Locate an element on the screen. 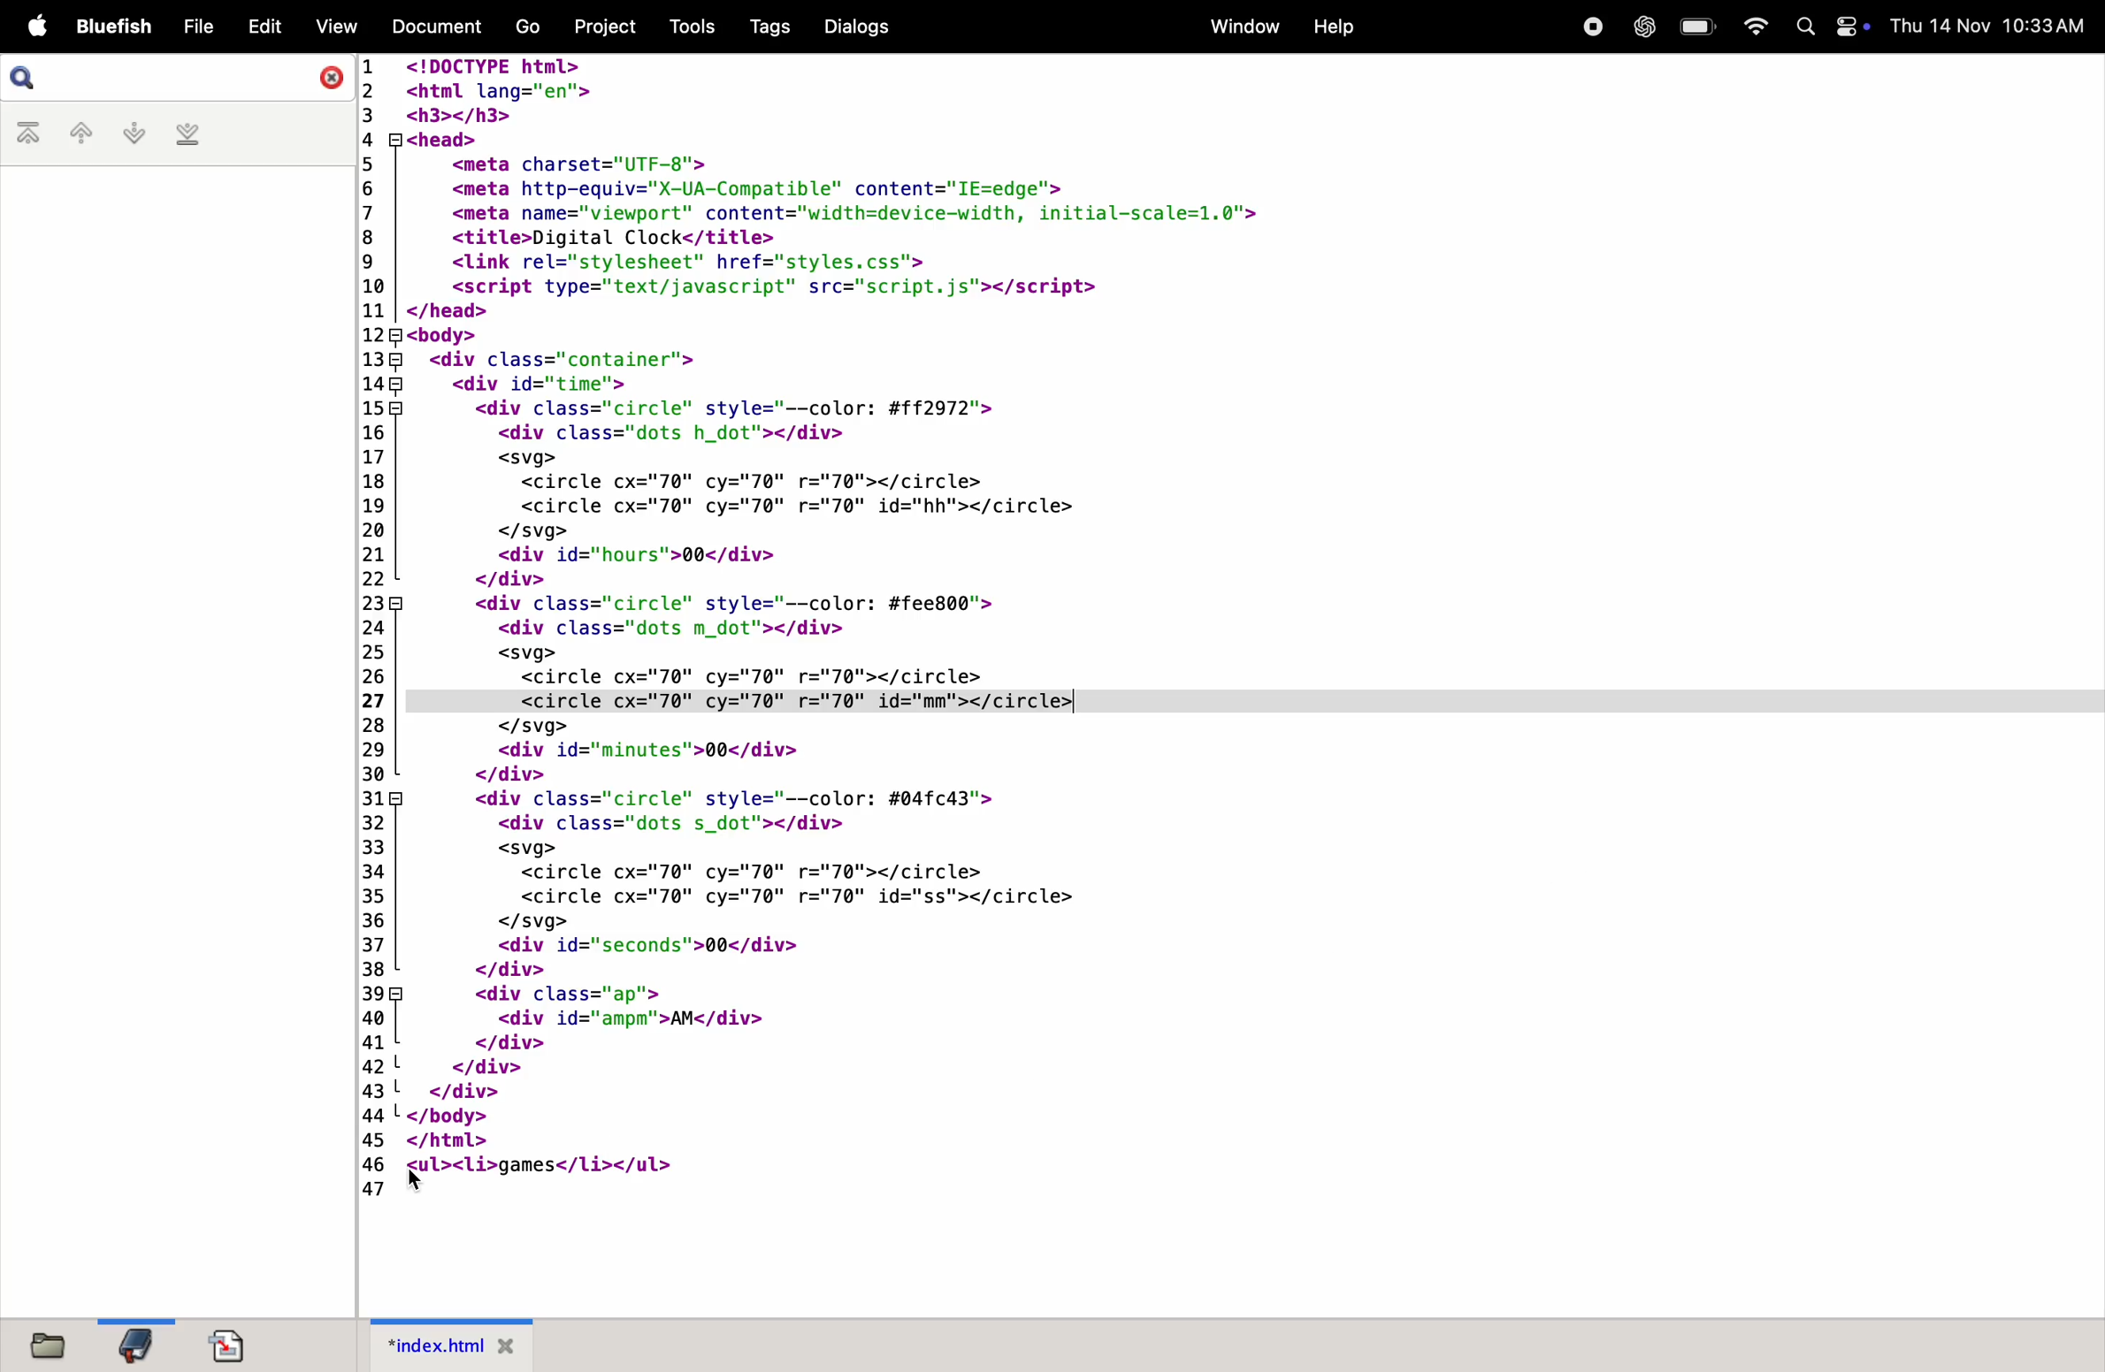  previous bookmark is located at coordinates (75, 133).